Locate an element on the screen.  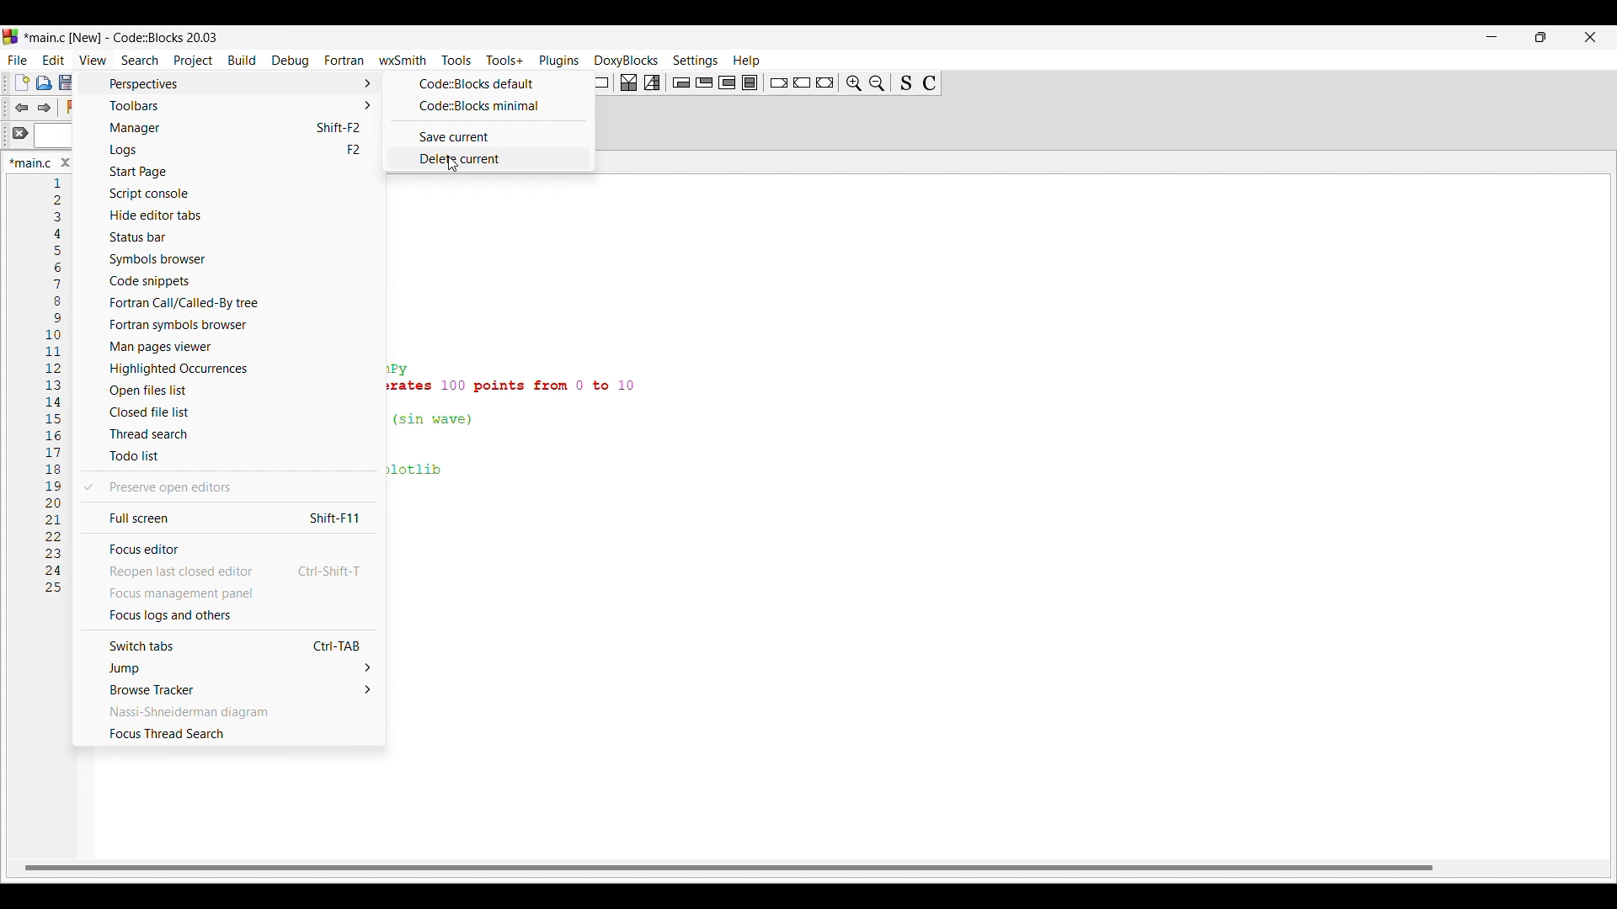
Save current view is located at coordinates (486, 136).